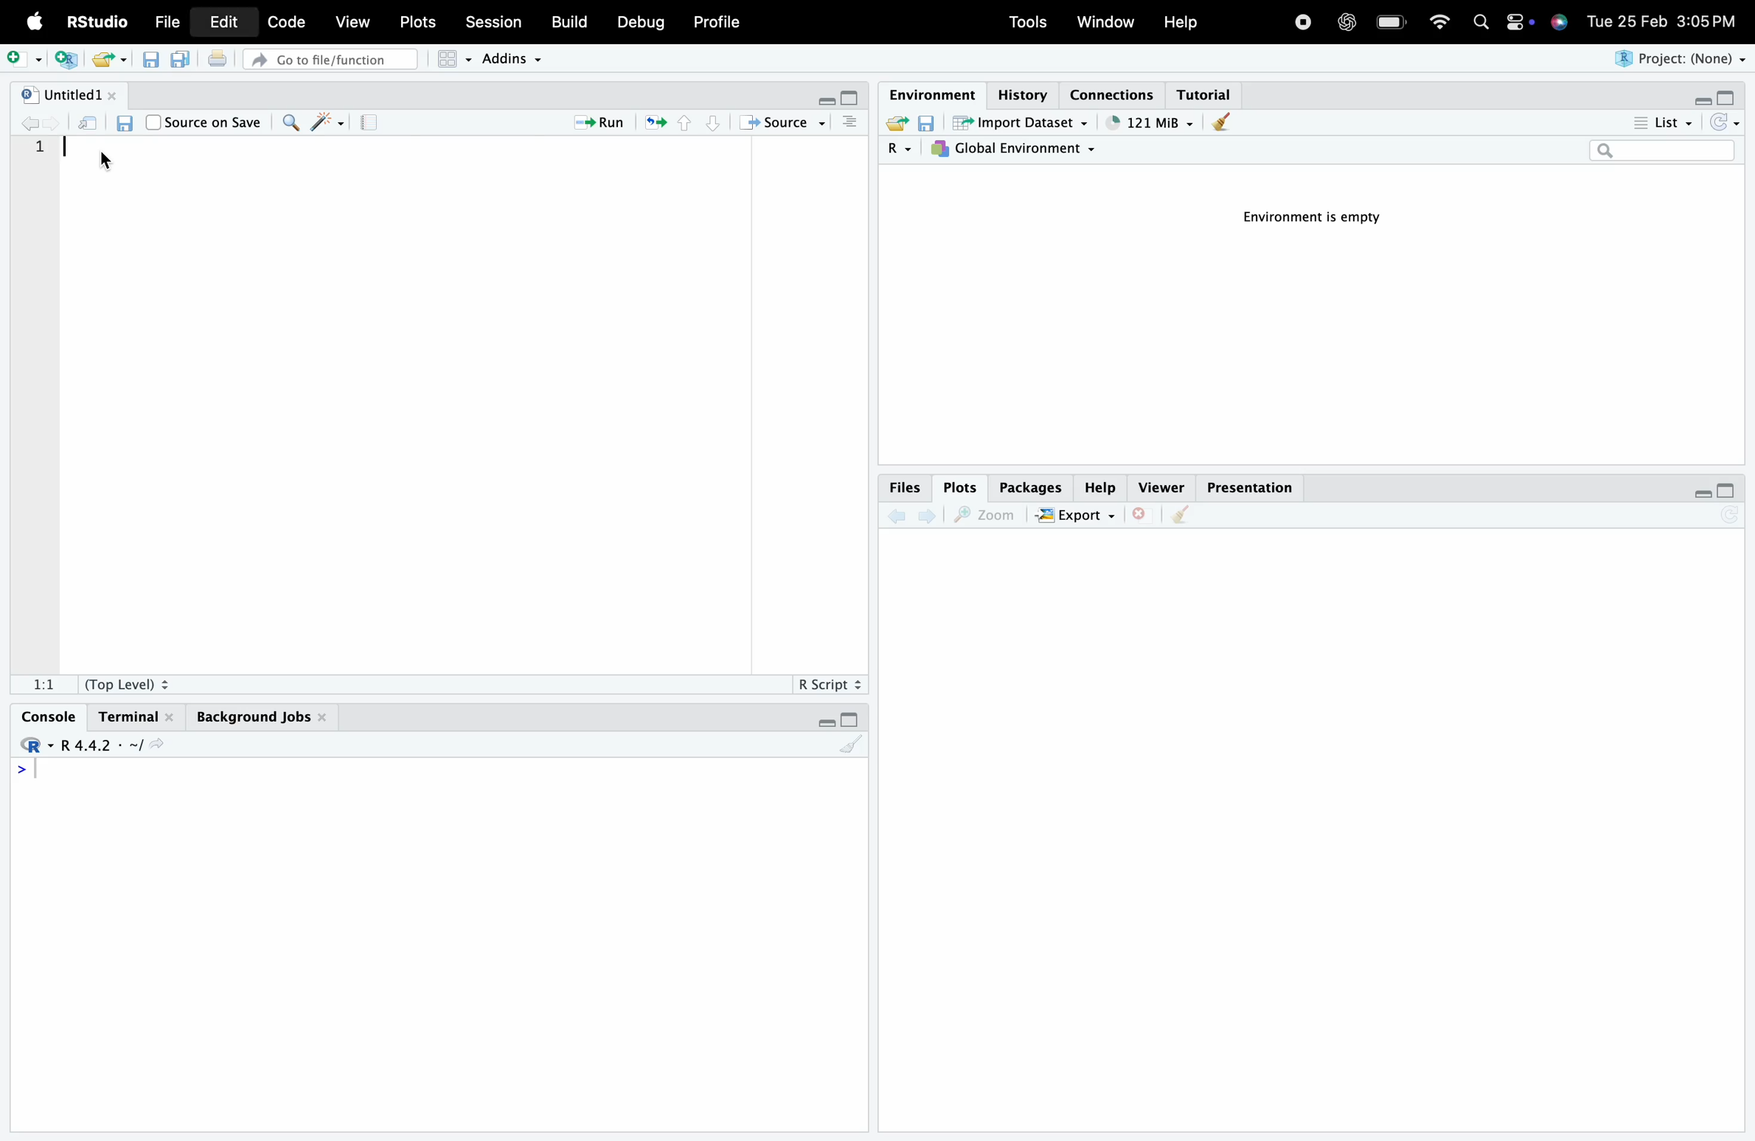 The image size is (1755, 1141). Describe the element at coordinates (830, 682) in the screenshot. I see `R Script` at that location.